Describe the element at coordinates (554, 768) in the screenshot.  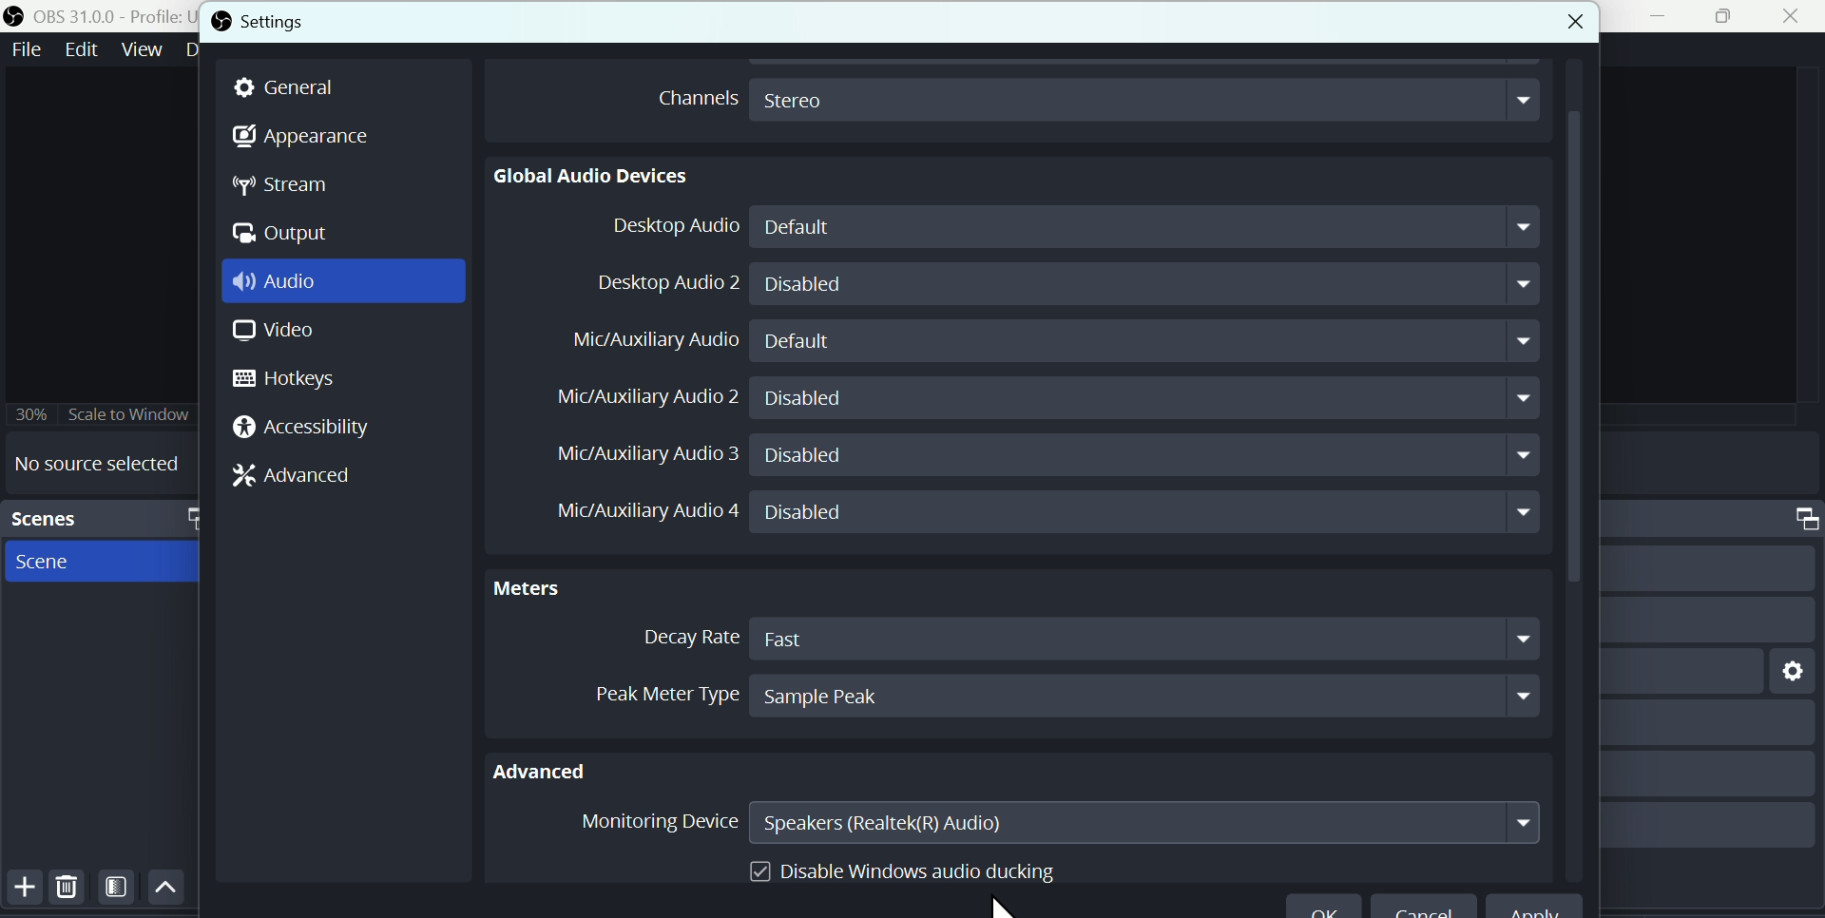
I see `Advanced` at that location.